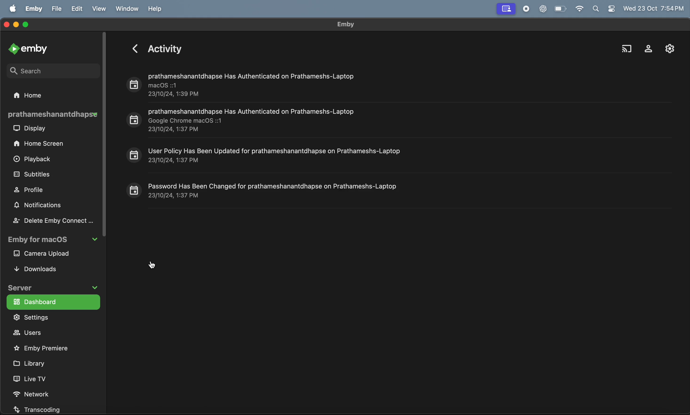 The width and height of the screenshot is (690, 415). I want to click on display, so click(32, 129).